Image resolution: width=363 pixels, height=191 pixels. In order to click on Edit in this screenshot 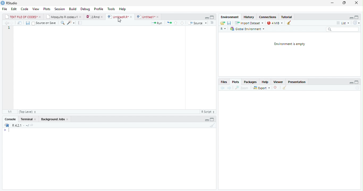, I will do `click(14, 9)`.